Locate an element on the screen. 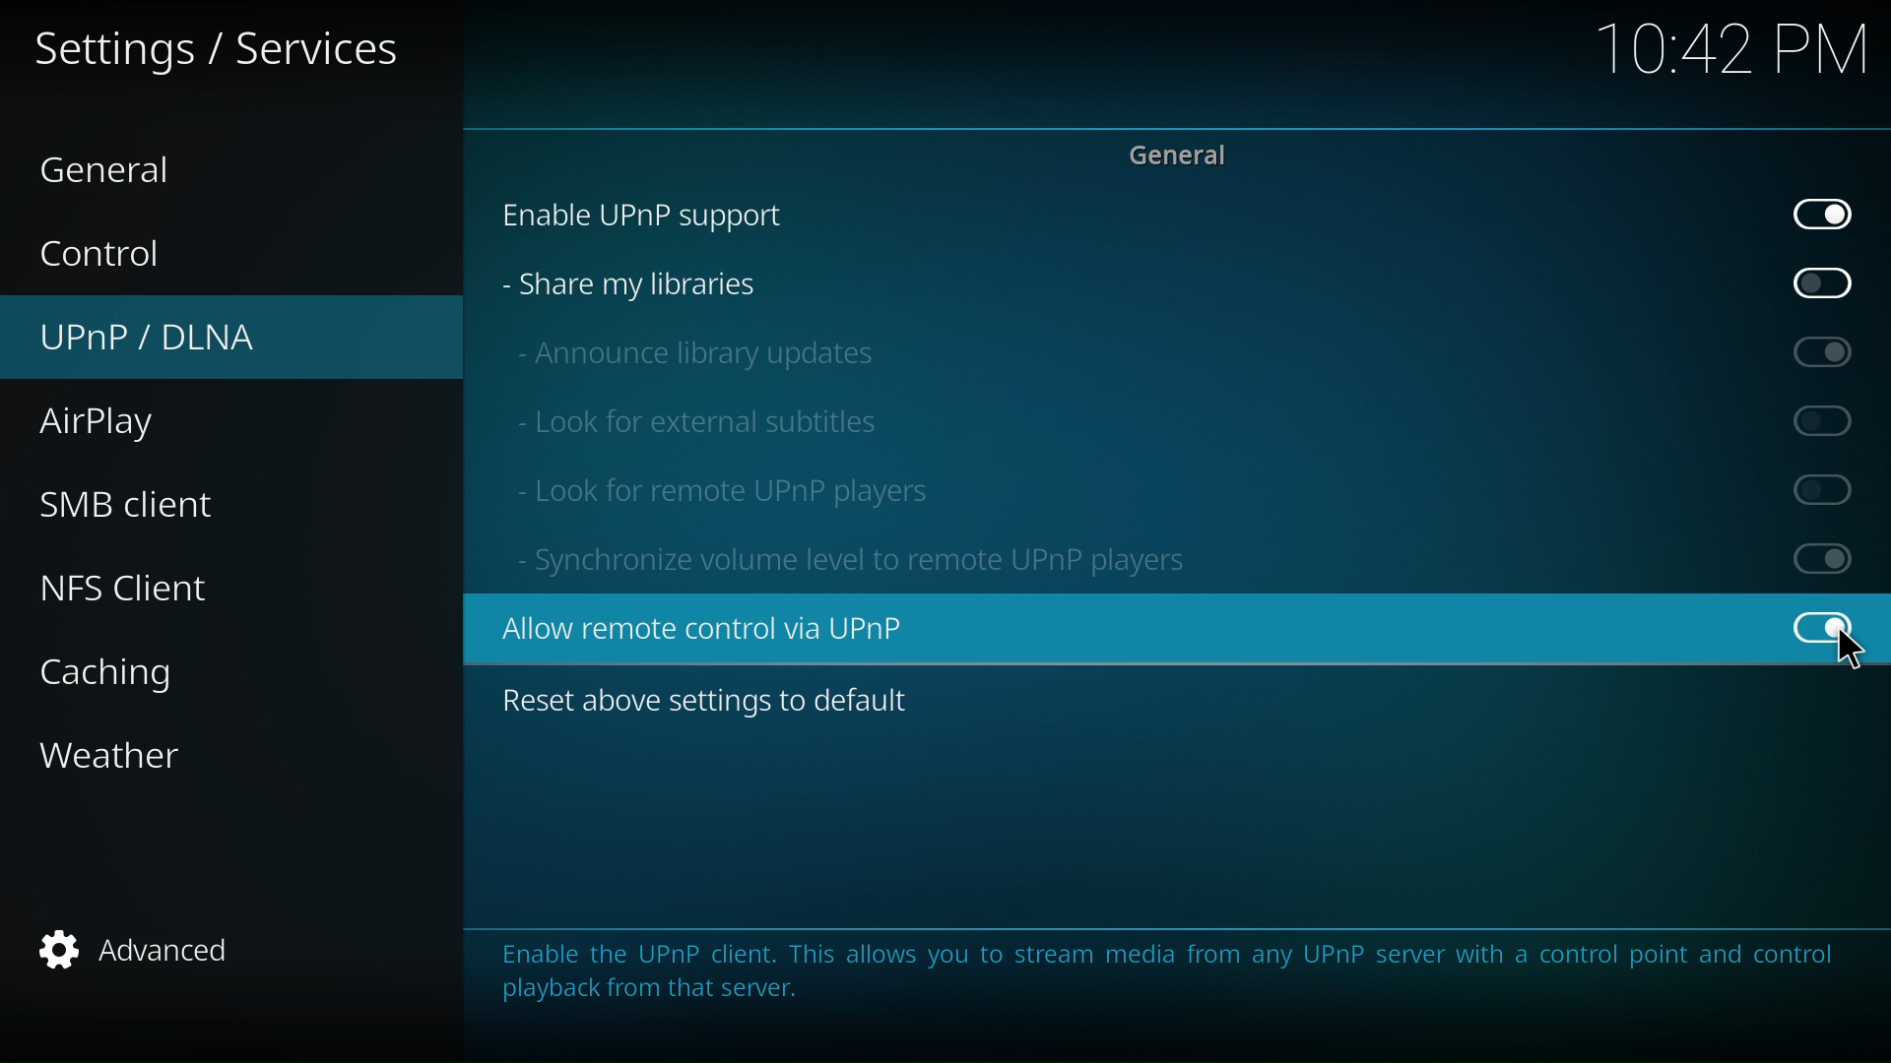  advanced is located at coordinates (122, 950).